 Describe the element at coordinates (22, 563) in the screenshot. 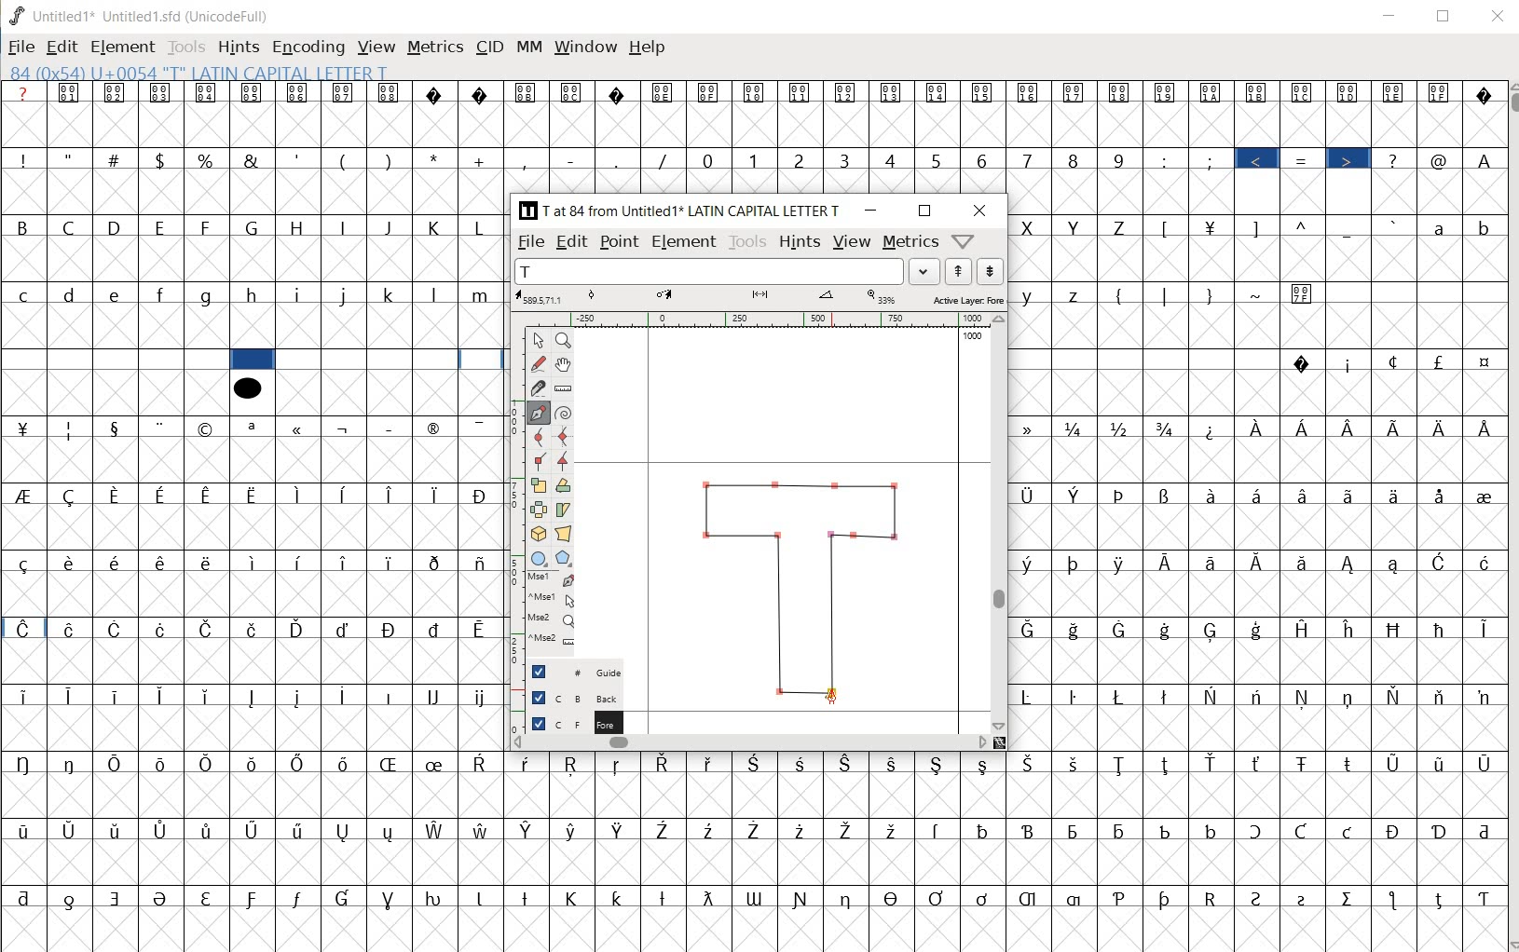

I see `Symbol` at that location.